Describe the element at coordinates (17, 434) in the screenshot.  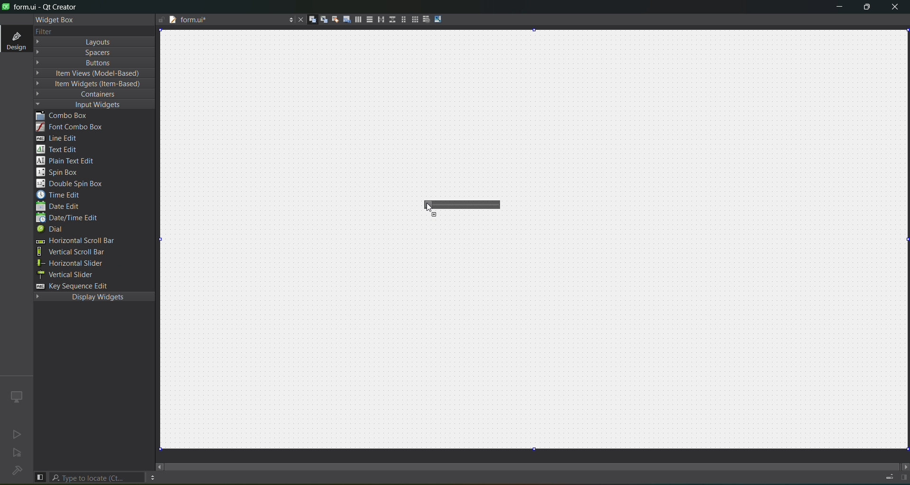
I see `no active project` at that location.